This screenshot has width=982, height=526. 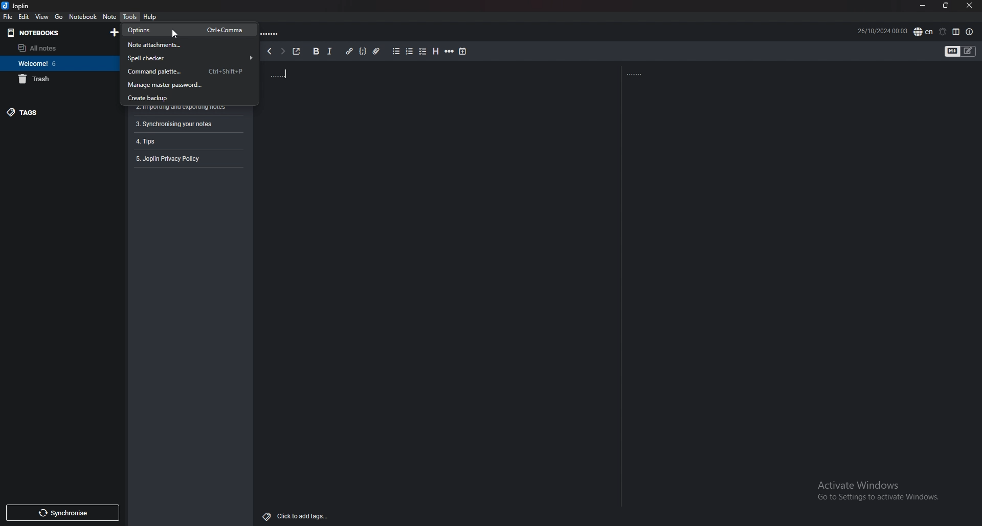 What do you see at coordinates (423, 51) in the screenshot?
I see `checkbox` at bounding box center [423, 51].